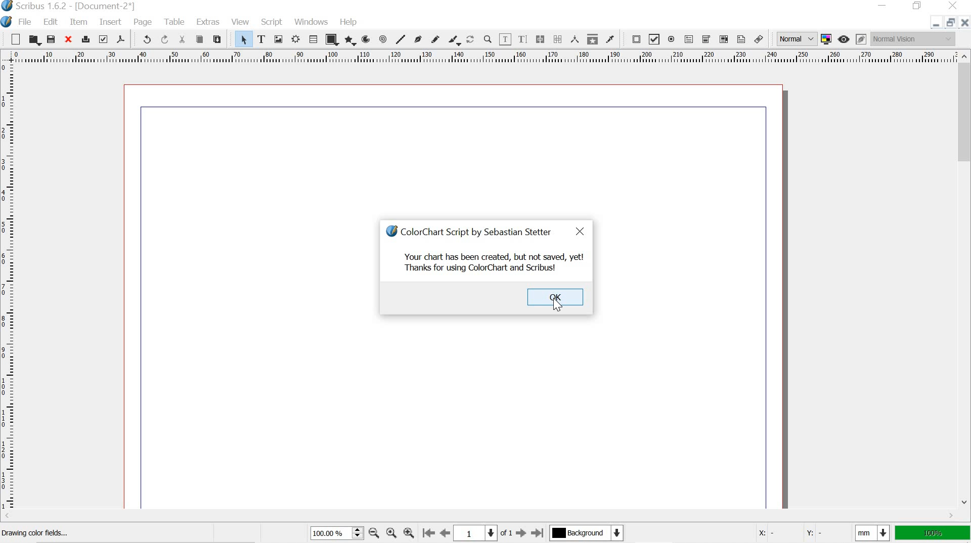 This screenshot has height=543, width=971. Describe the element at coordinates (311, 21) in the screenshot. I see `windows` at that location.